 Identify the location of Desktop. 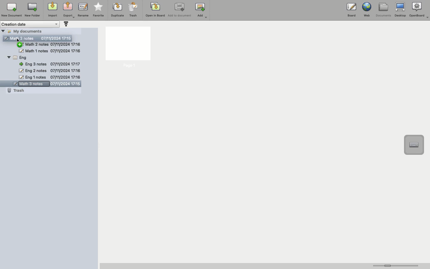
(400, 10).